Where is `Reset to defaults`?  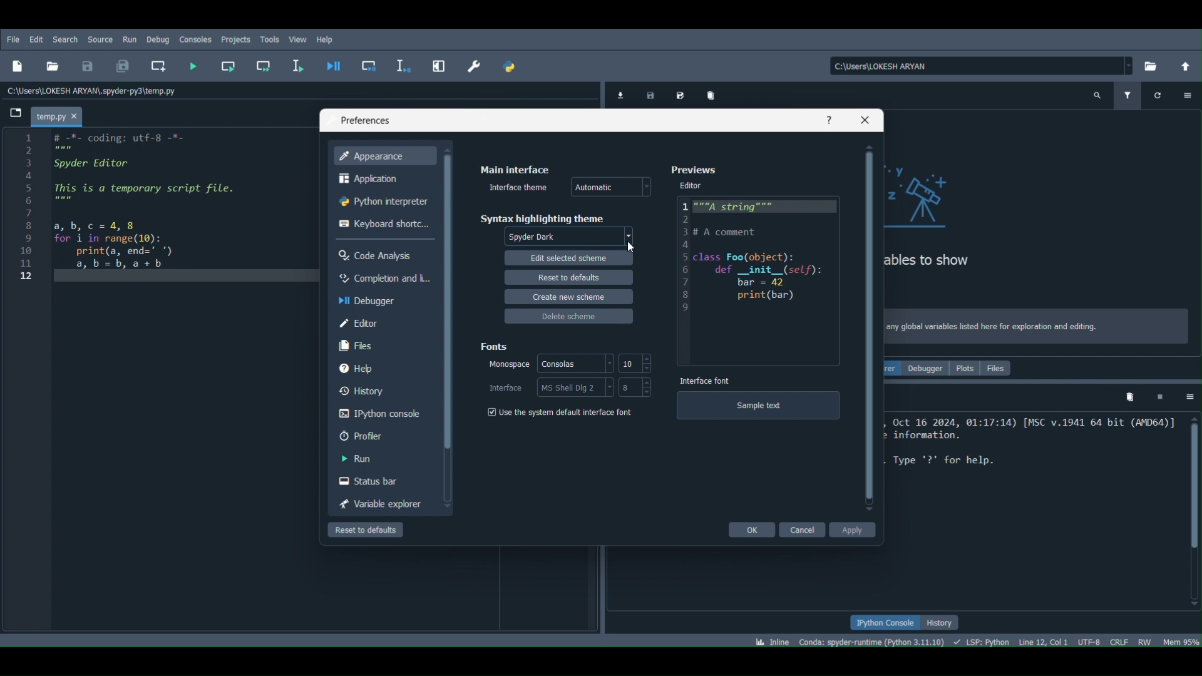
Reset to defaults is located at coordinates (567, 275).